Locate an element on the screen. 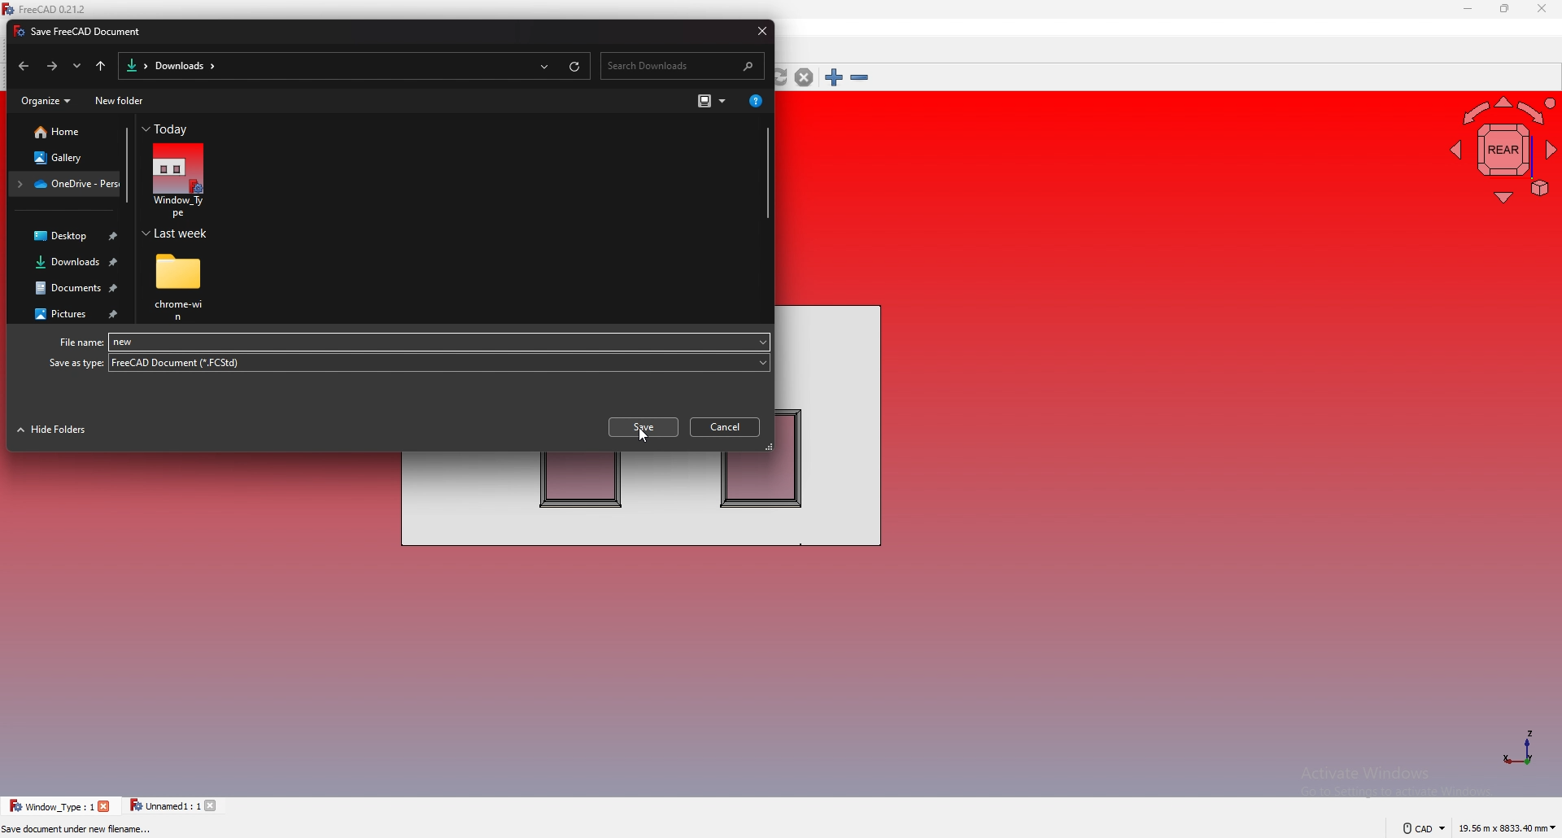 The width and height of the screenshot is (1562, 838). documents is located at coordinates (70, 288).